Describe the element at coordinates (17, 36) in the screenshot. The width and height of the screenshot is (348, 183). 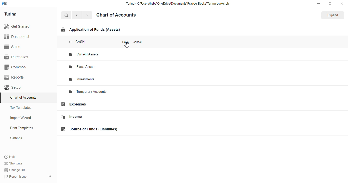
I see `dashboard` at that location.